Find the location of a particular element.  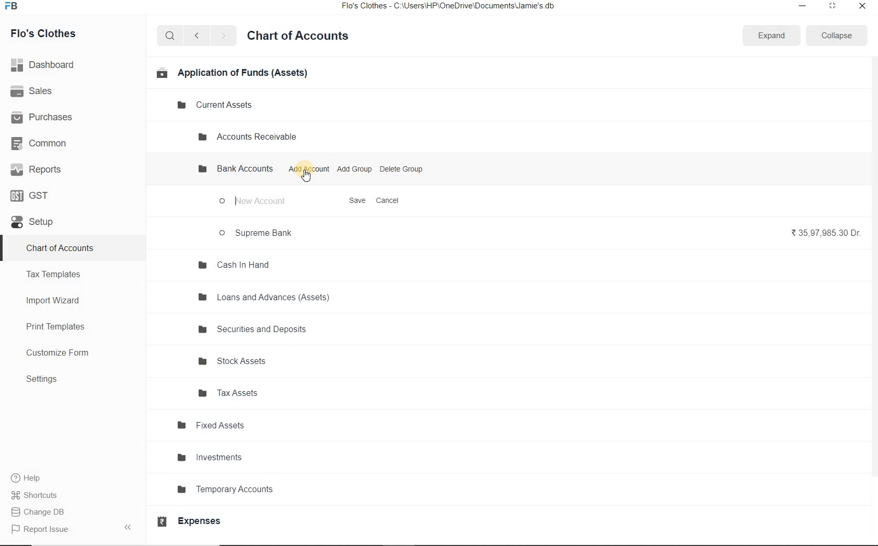

Setup is located at coordinates (46, 226).